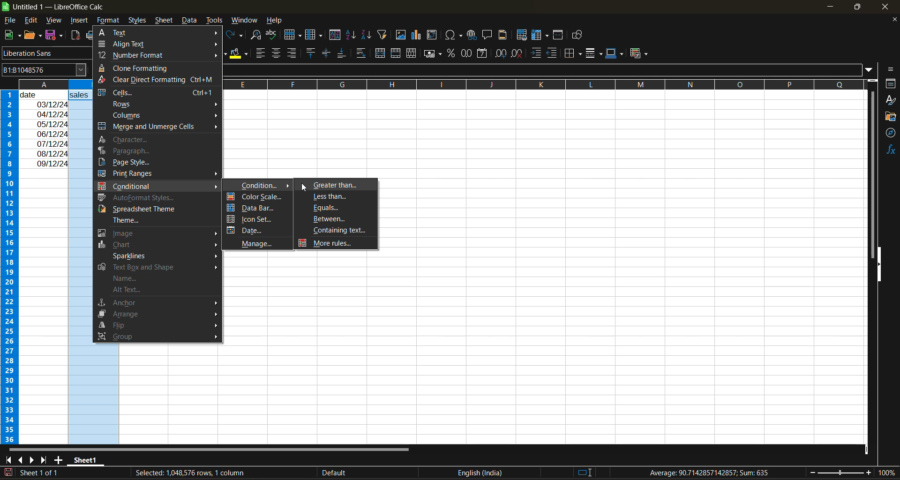  What do you see at coordinates (615, 53) in the screenshot?
I see `border color` at bounding box center [615, 53].